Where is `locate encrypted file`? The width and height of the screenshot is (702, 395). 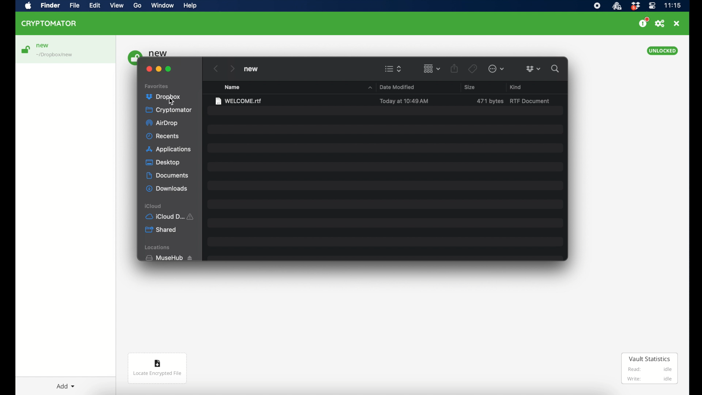
locate encrypted file is located at coordinates (158, 368).